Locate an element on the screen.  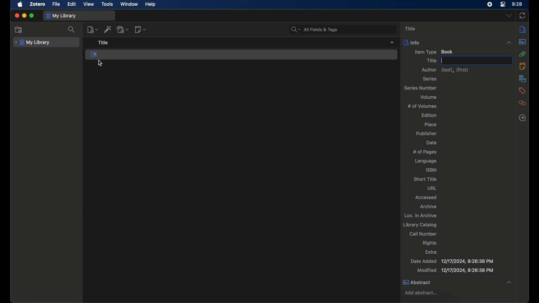
extra is located at coordinates (431, 252).